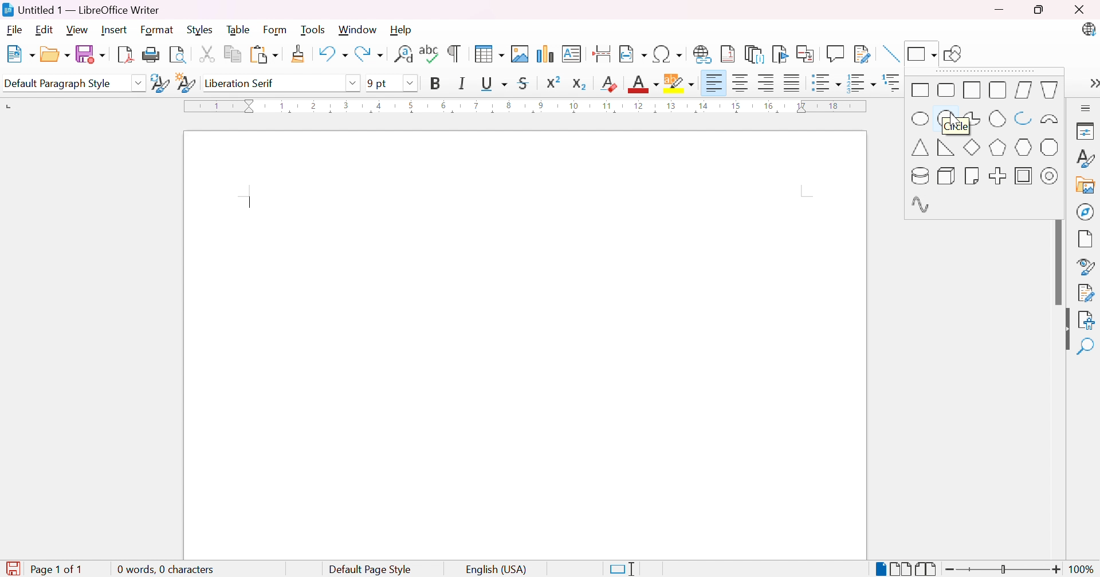 The image size is (1100, 577). I want to click on Circle segment, so click(997, 118).